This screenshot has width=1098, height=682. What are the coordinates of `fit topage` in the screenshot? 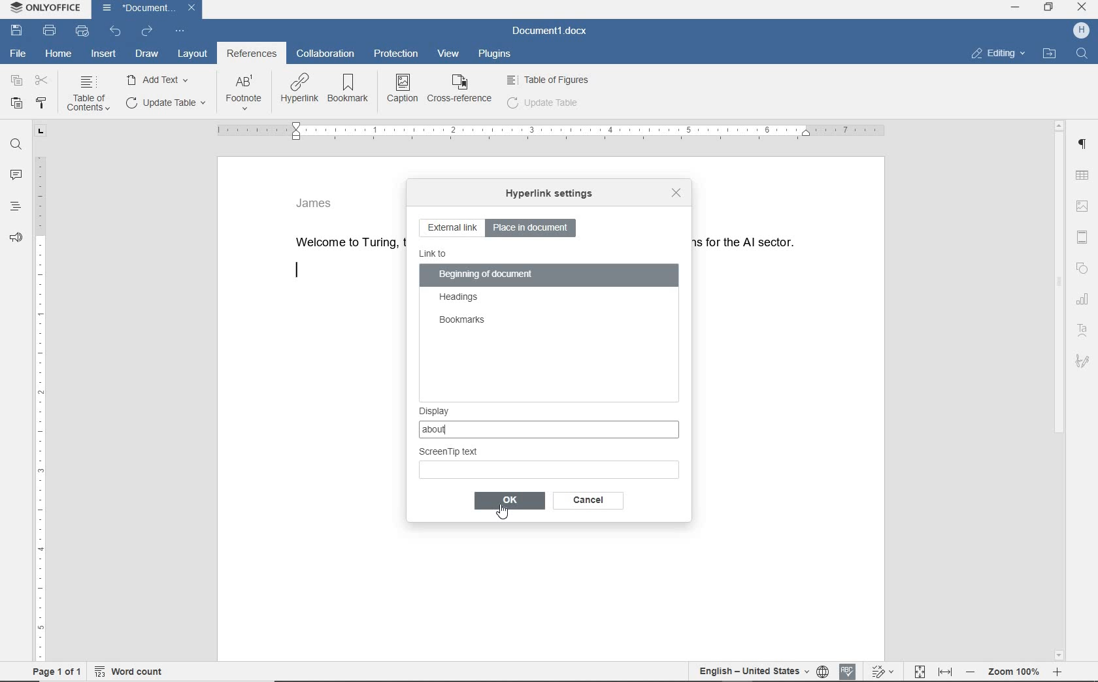 It's located at (919, 672).